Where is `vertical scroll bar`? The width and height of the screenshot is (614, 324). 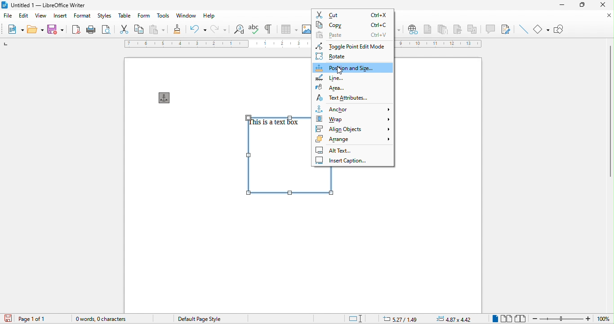 vertical scroll bar is located at coordinates (609, 111).